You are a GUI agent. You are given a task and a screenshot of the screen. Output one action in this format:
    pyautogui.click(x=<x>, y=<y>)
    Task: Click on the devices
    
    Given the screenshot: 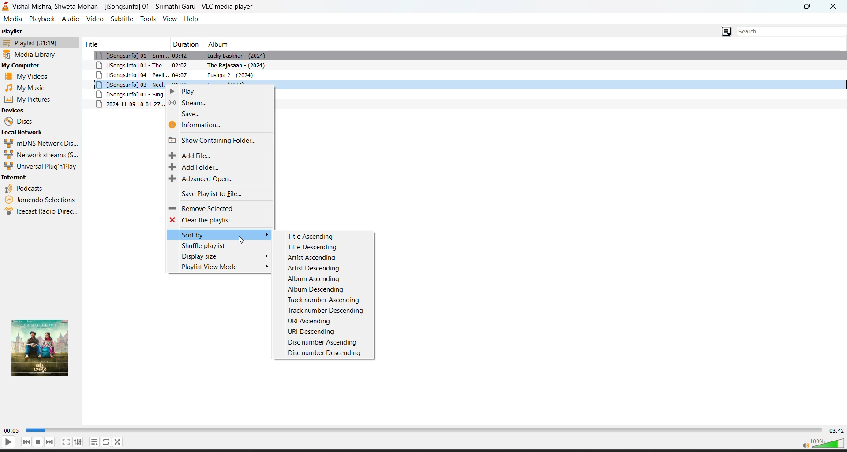 What is the action you would take?
    pyautogui.click(x=14, y=111)
    